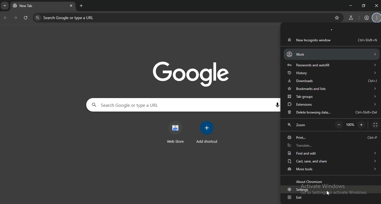 This screenshot has width=381, height=204. What do you see at coordinates (339, 125) in the screenshot?
I see `zoom out` at bounding box center [339, 125].